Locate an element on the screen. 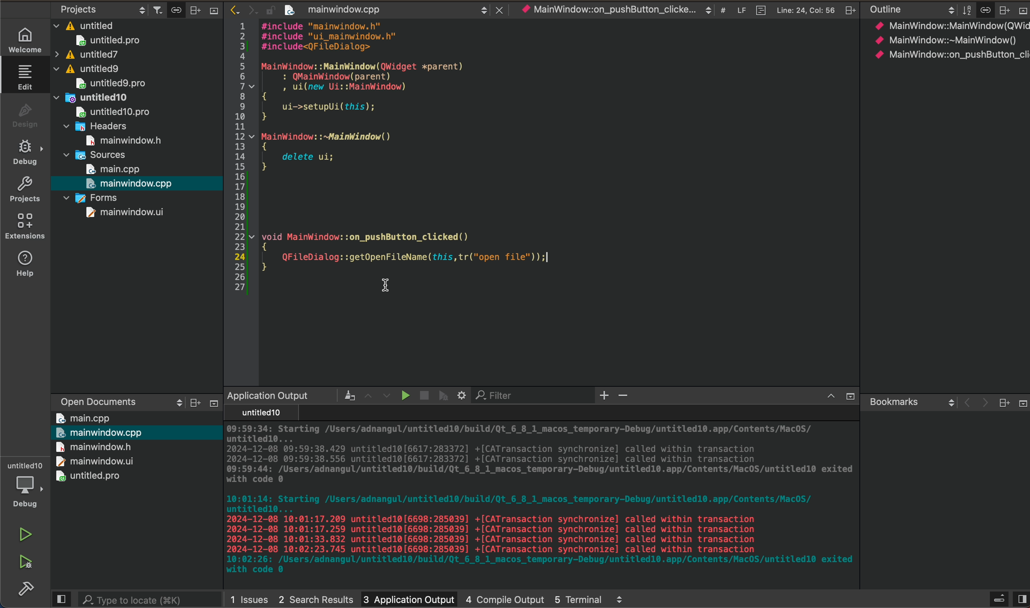  design is located at coordinates (24, 115).